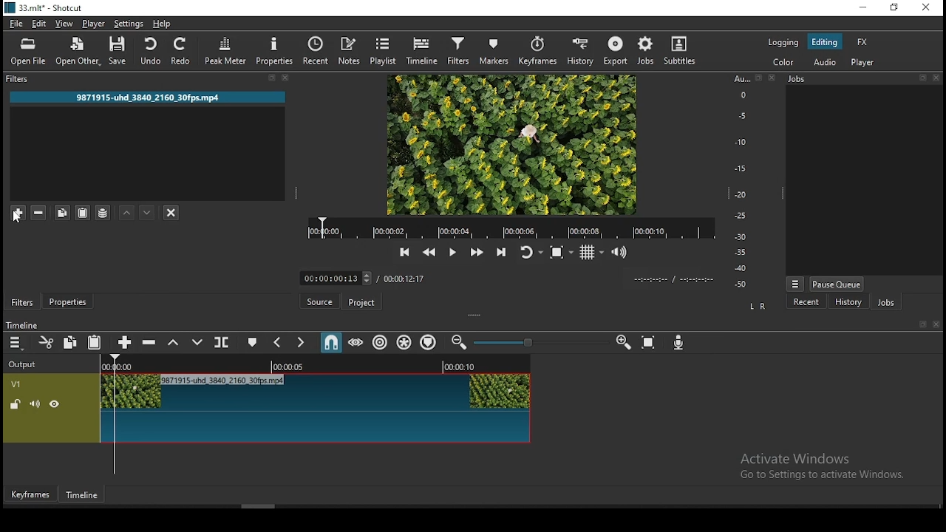 This screenshot has height=532, width=946. I want to click on -15, so click(741, 168).